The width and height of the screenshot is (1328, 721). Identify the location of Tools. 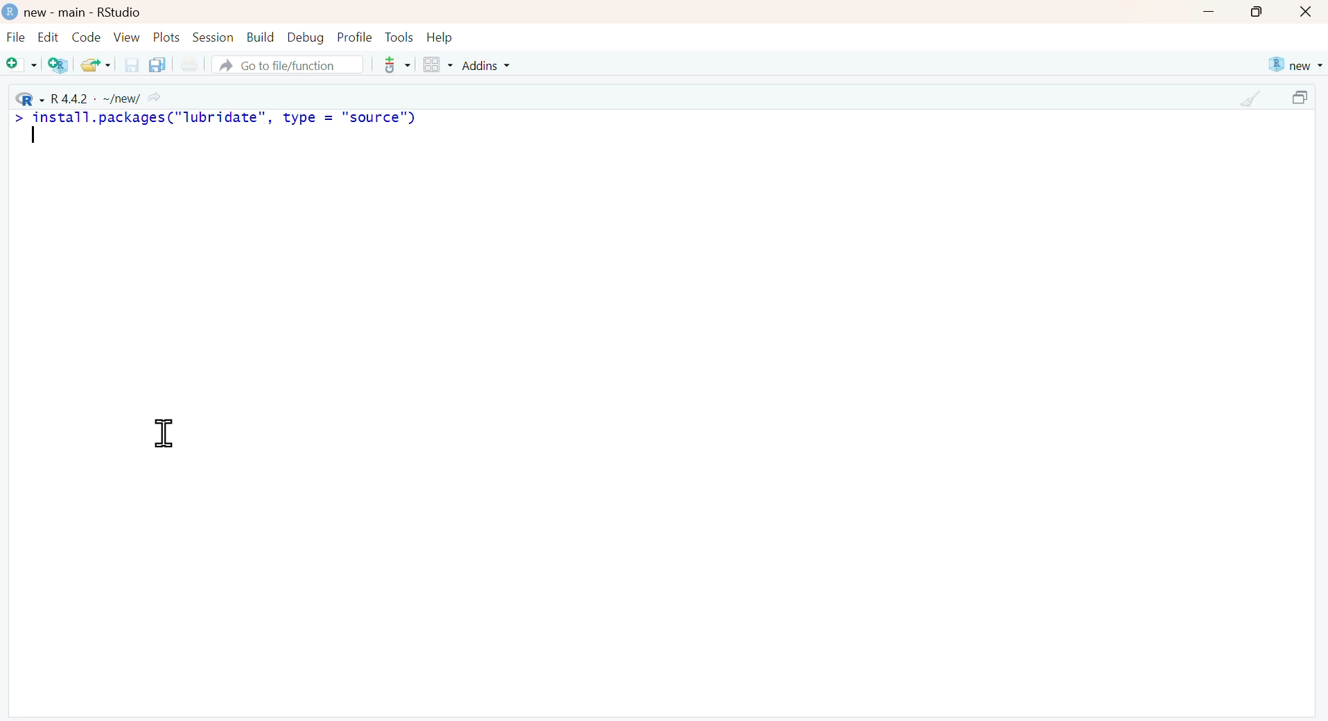
(399, 37).